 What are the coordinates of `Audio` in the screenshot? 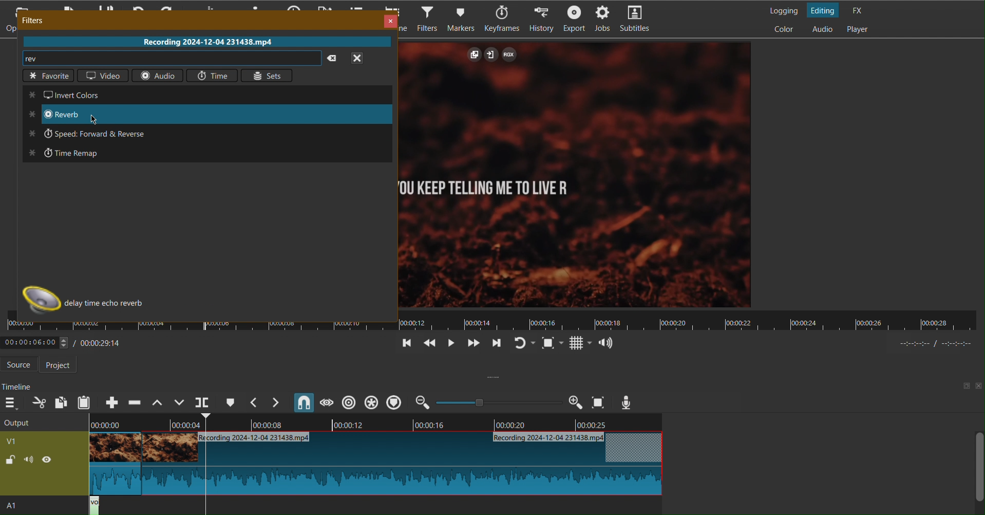 It's located at (156, 75).